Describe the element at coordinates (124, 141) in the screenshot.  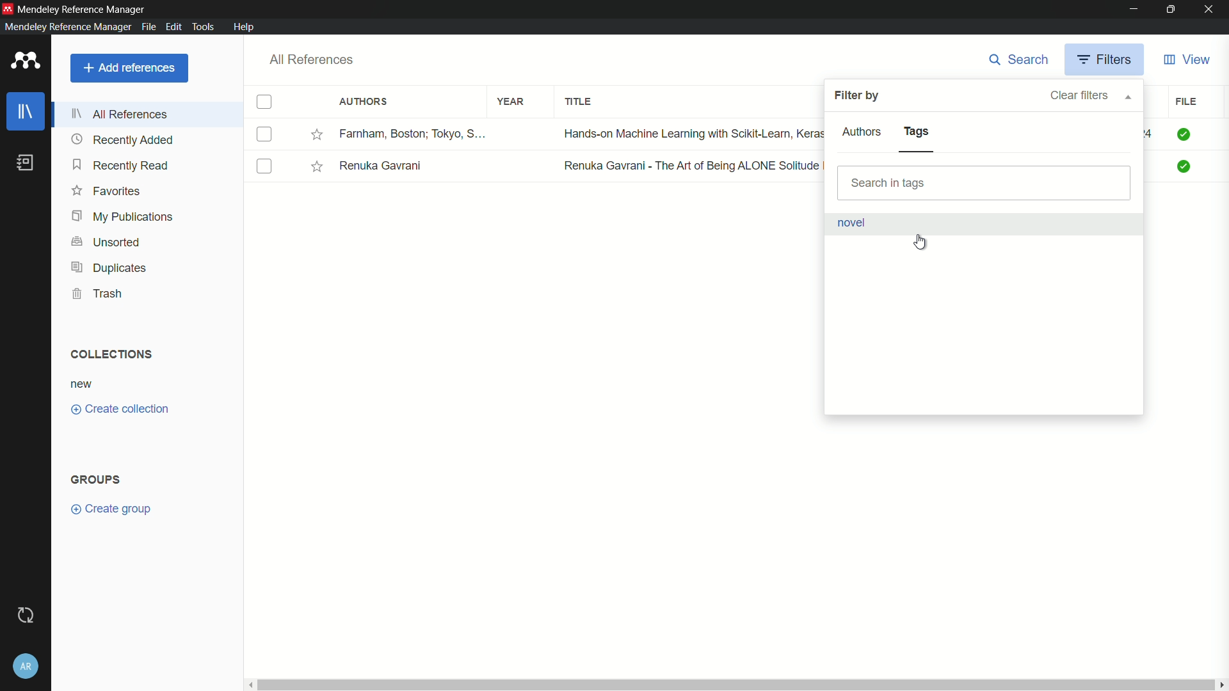
I see `recently added` at that location.